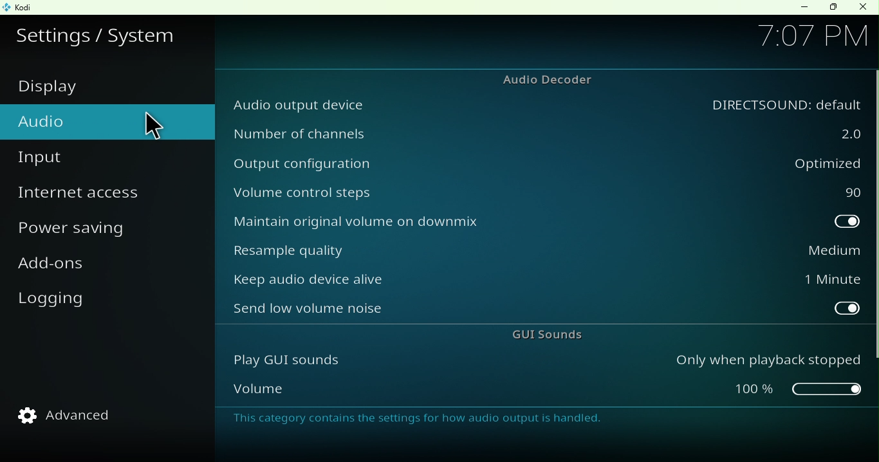 The width and height of the screenshot is (879, 462). Describe the element at coordinates (151, 129) in the screenshot. I see `cursor` at that location.